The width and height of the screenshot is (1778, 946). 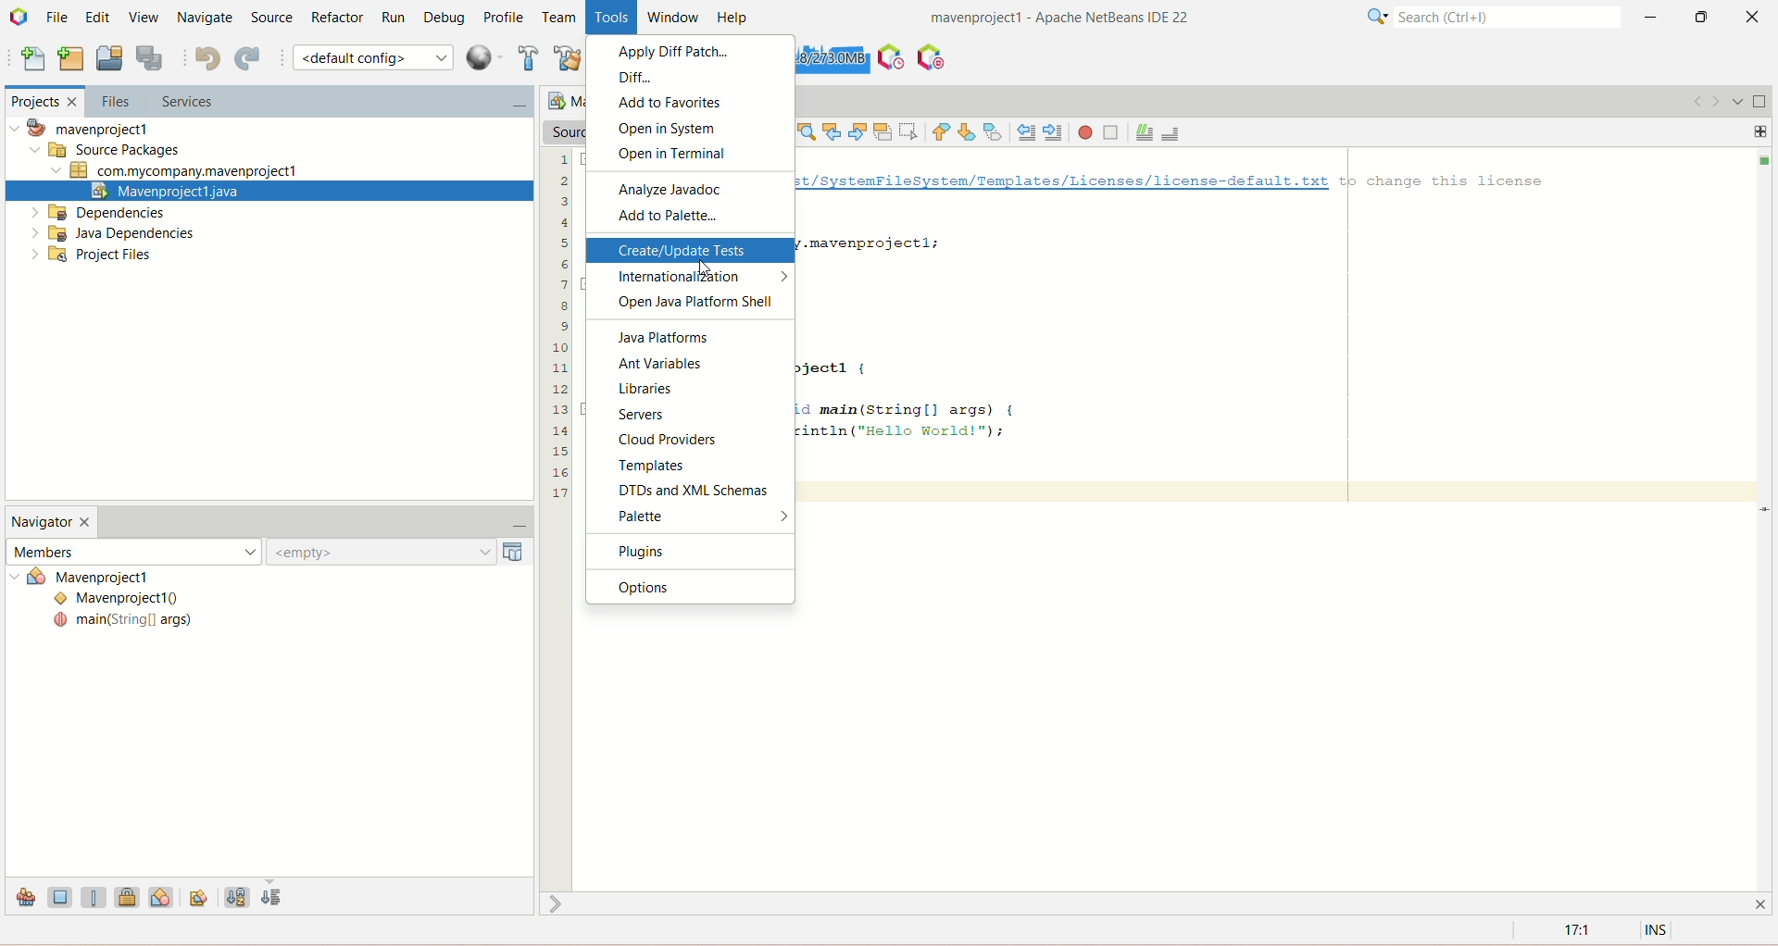 I want to click on services, so click(x=337, y=104).